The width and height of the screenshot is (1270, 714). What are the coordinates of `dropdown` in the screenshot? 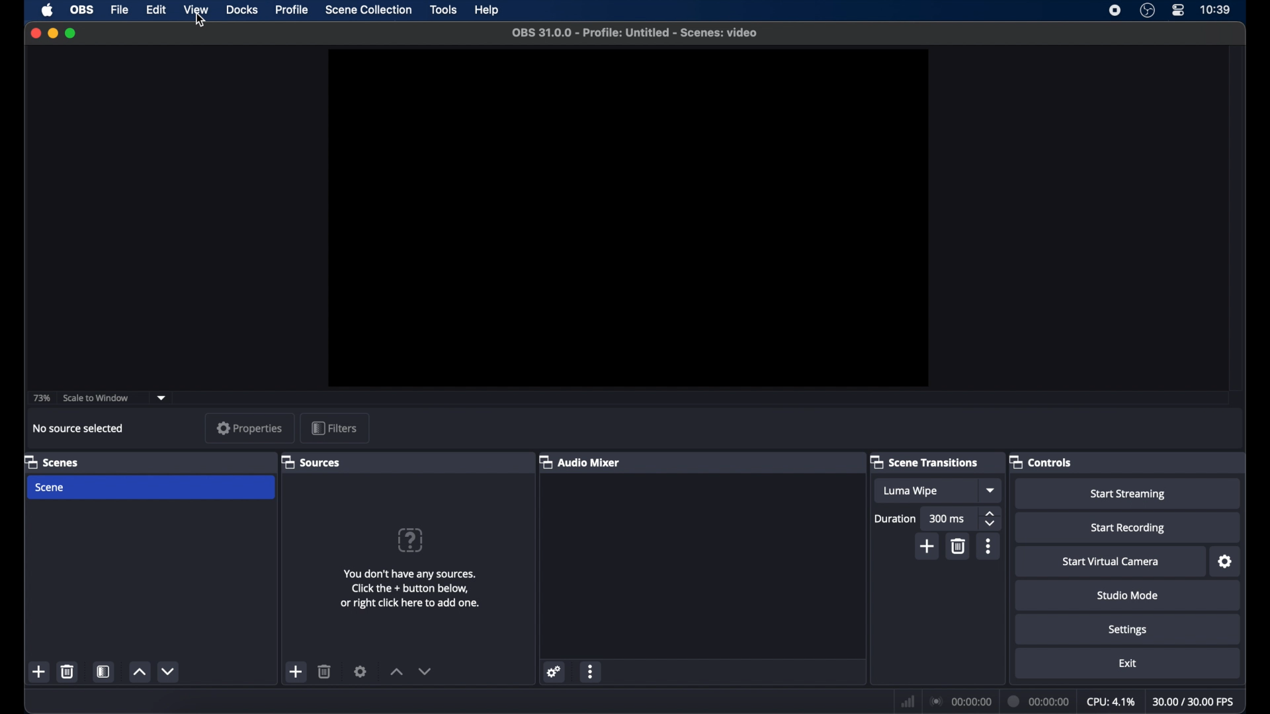 It's located at (161, 397).